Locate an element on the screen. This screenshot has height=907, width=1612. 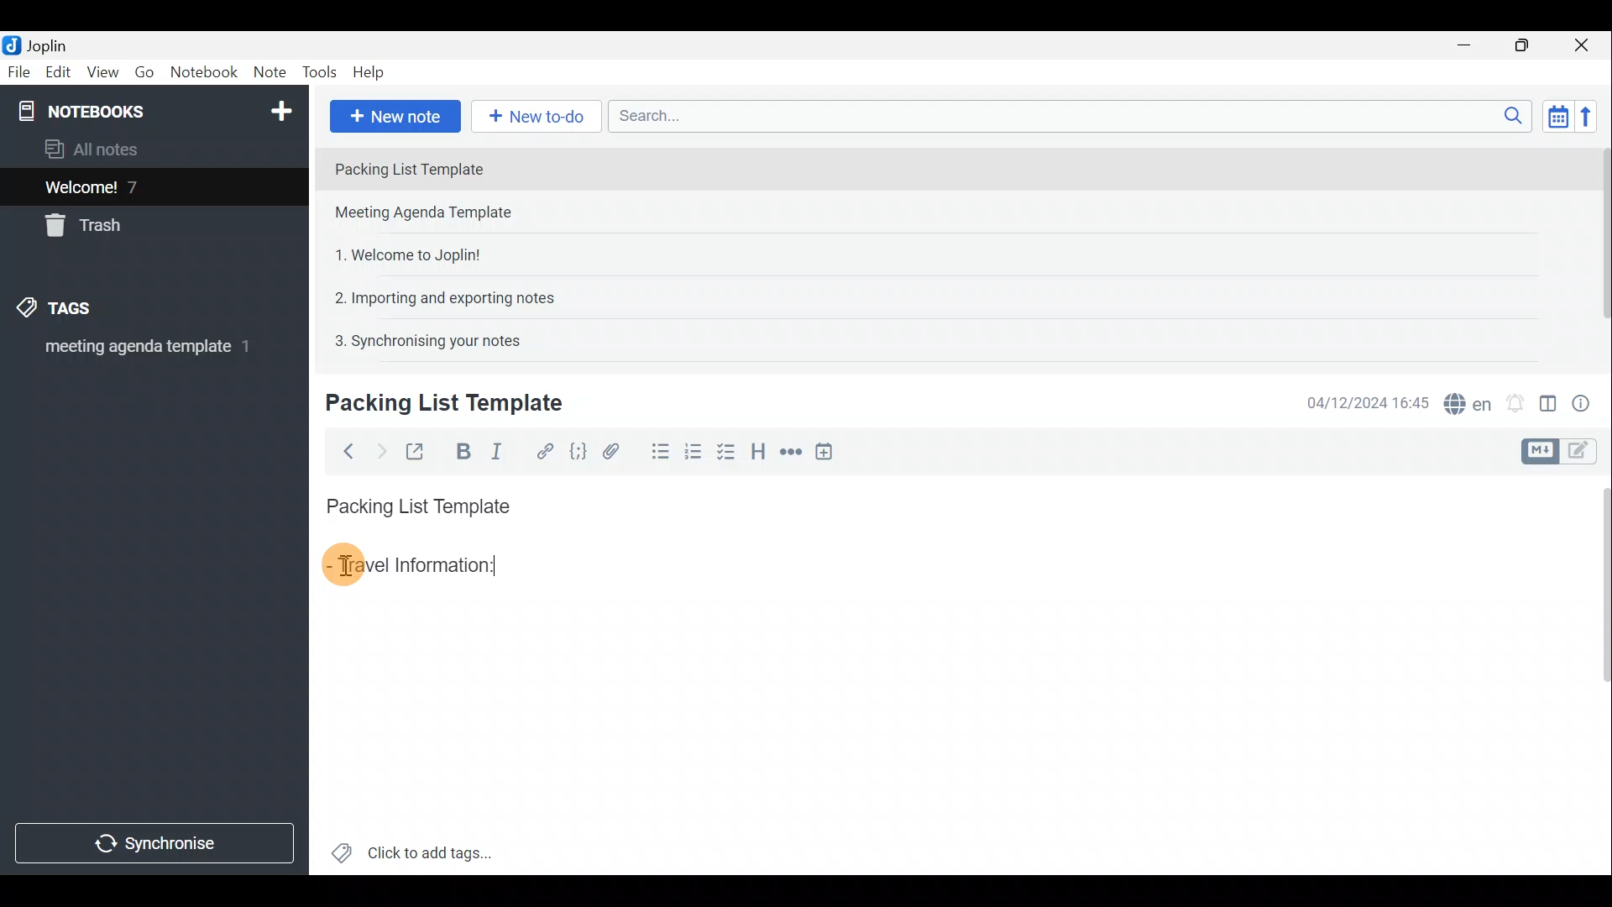
Toggle editor layout is located at coordinates (1547, 398).